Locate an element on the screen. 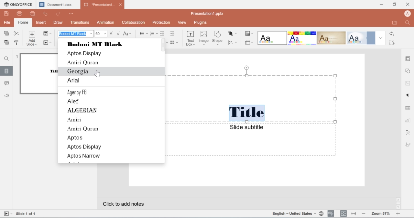 Image resolution: width=414 pixels, height=218 pixels. add slide is located at coordinates (33, 39).